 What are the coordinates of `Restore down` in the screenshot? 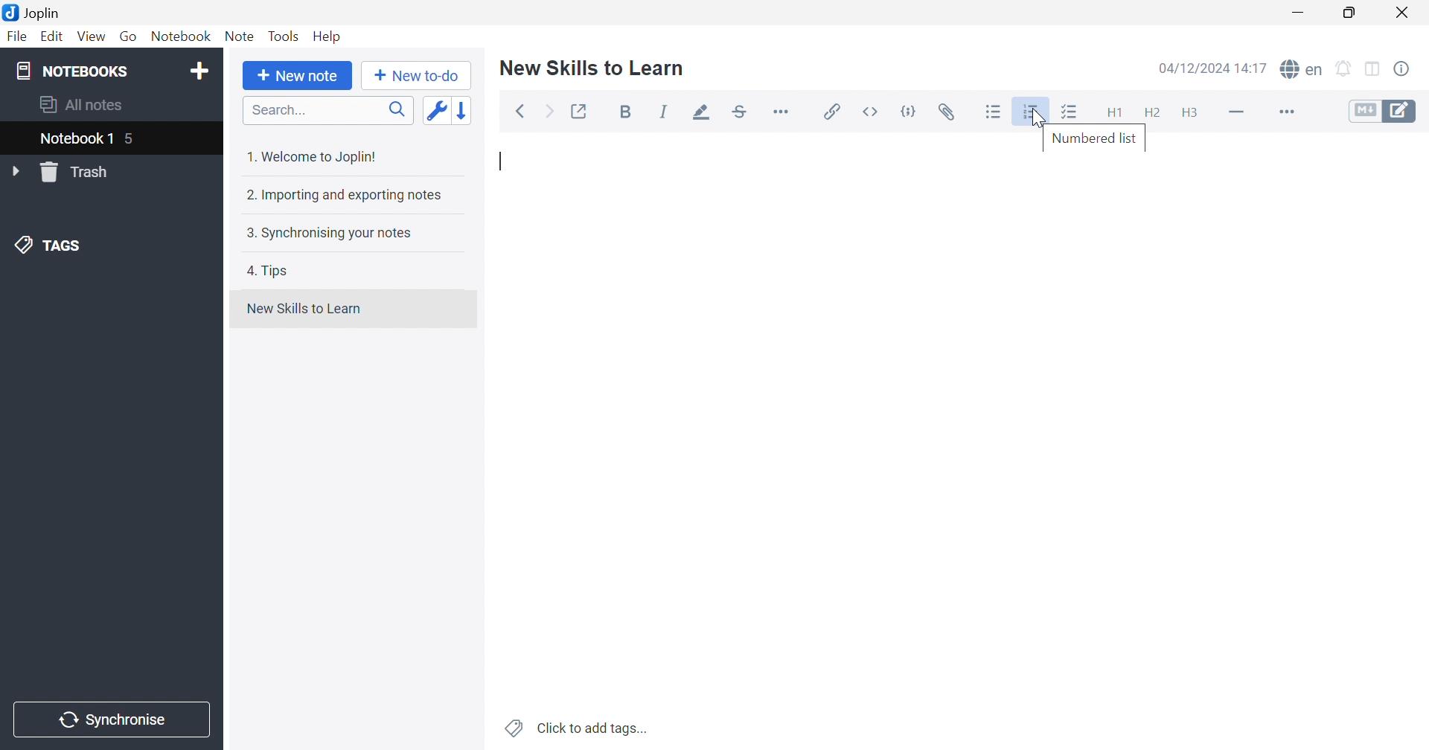 It's located at (1349, 13).